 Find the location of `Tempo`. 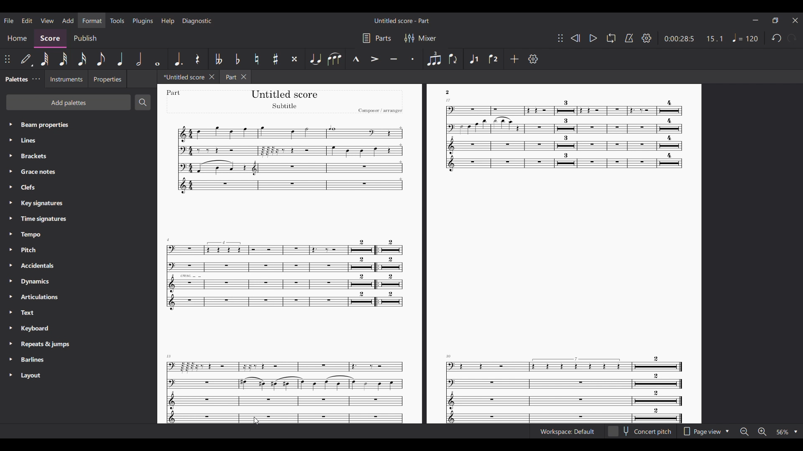

Tempo is located at coordinates (39, 235).